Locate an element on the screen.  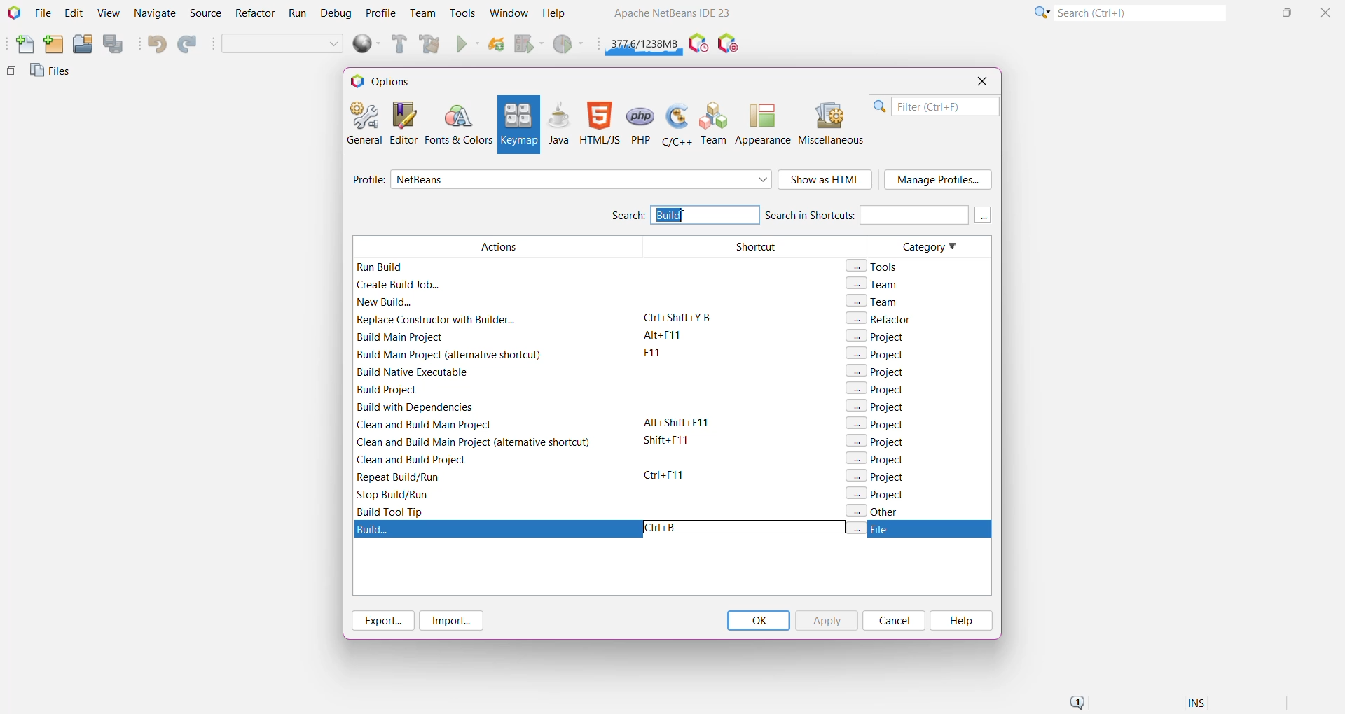
Open Project is located at coordinates (82, 45).